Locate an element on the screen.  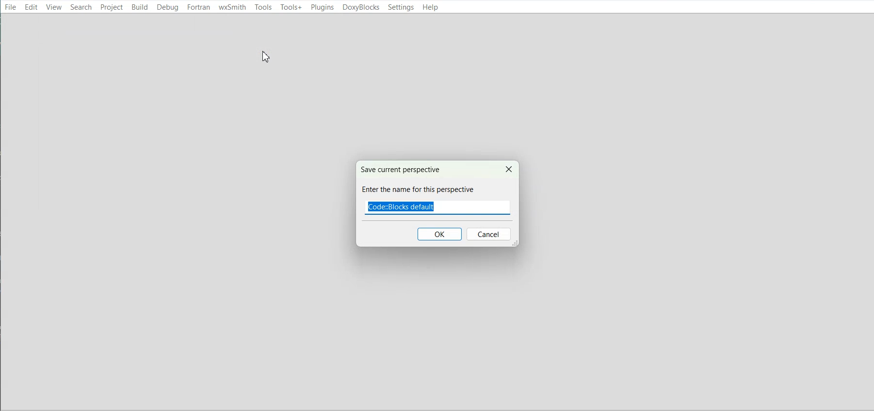
Settings is located at coordinates (401, 7).